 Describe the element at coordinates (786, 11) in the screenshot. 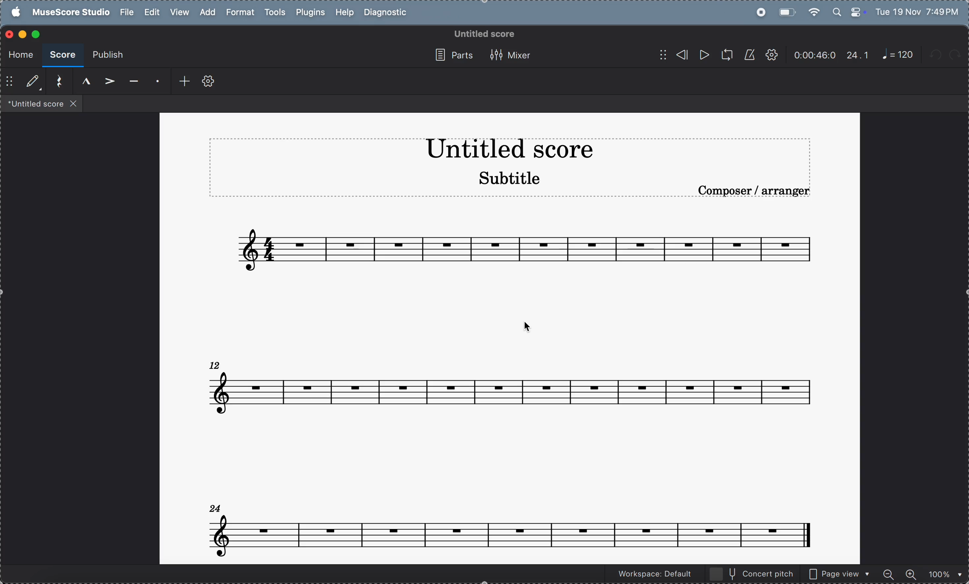

I see `battery` at that location.